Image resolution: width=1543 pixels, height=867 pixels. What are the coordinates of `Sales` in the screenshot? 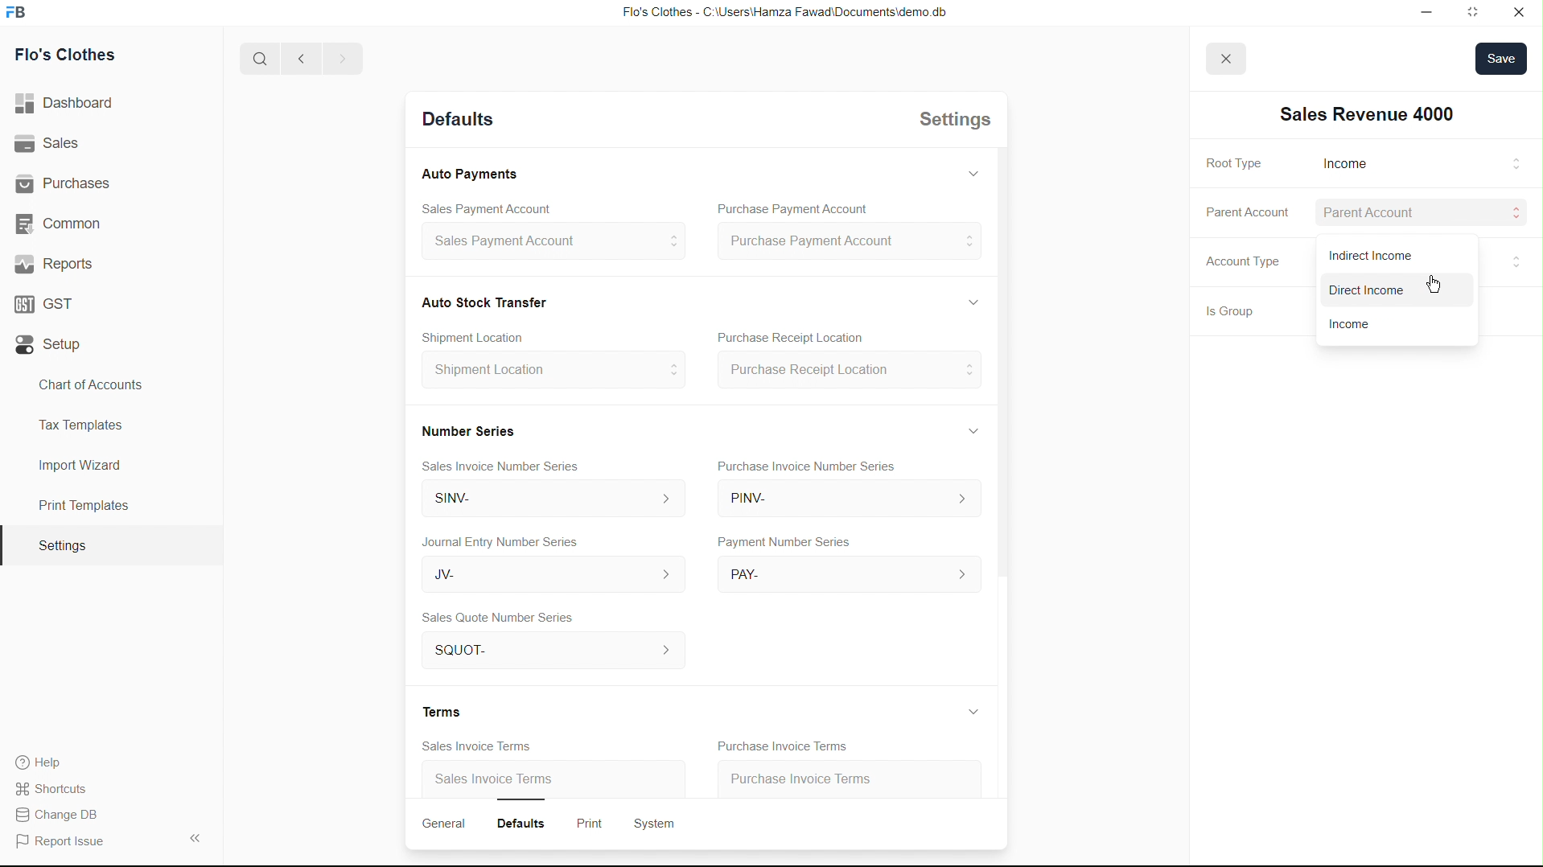 It's located at (51, 144).